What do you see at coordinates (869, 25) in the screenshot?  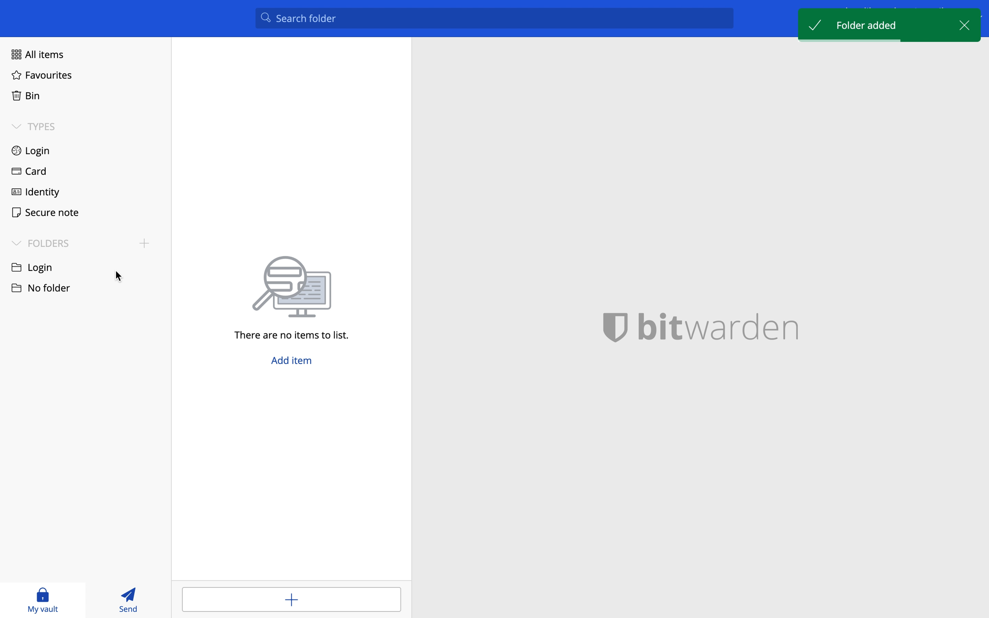 I see `folder added` at bounding box center [869, 25].